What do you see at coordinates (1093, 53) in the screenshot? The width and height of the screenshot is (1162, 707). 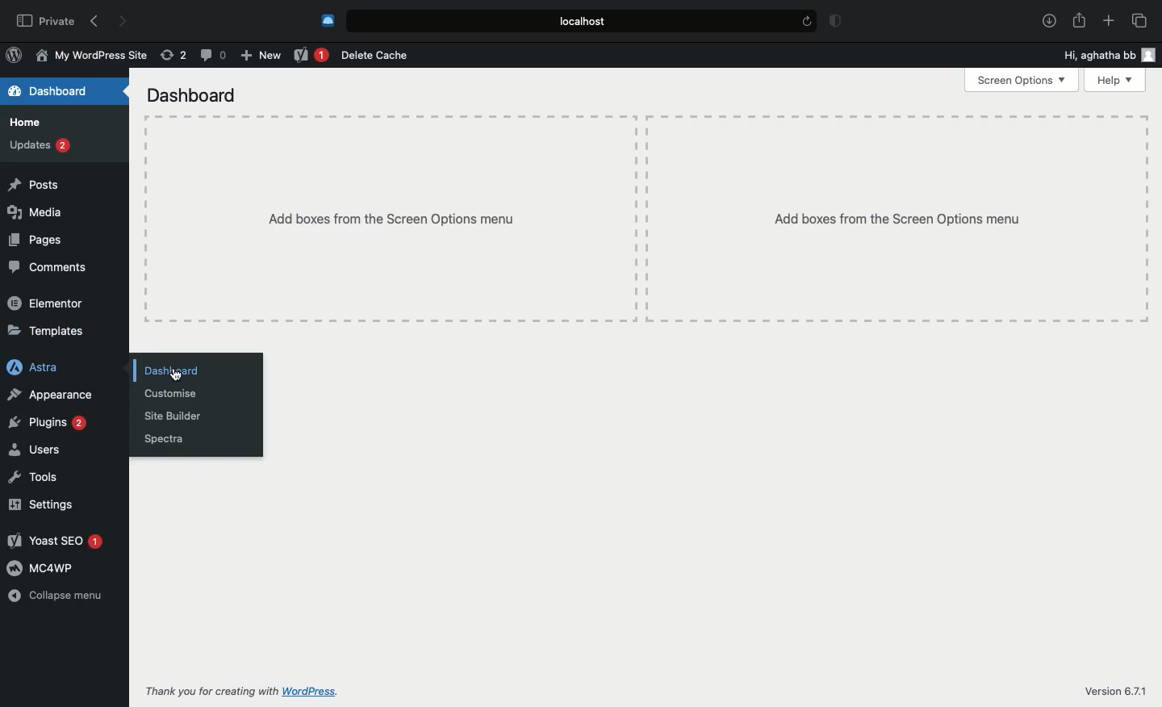 I see `Hi, aghatha bb` at bounding box center [1093, 53].